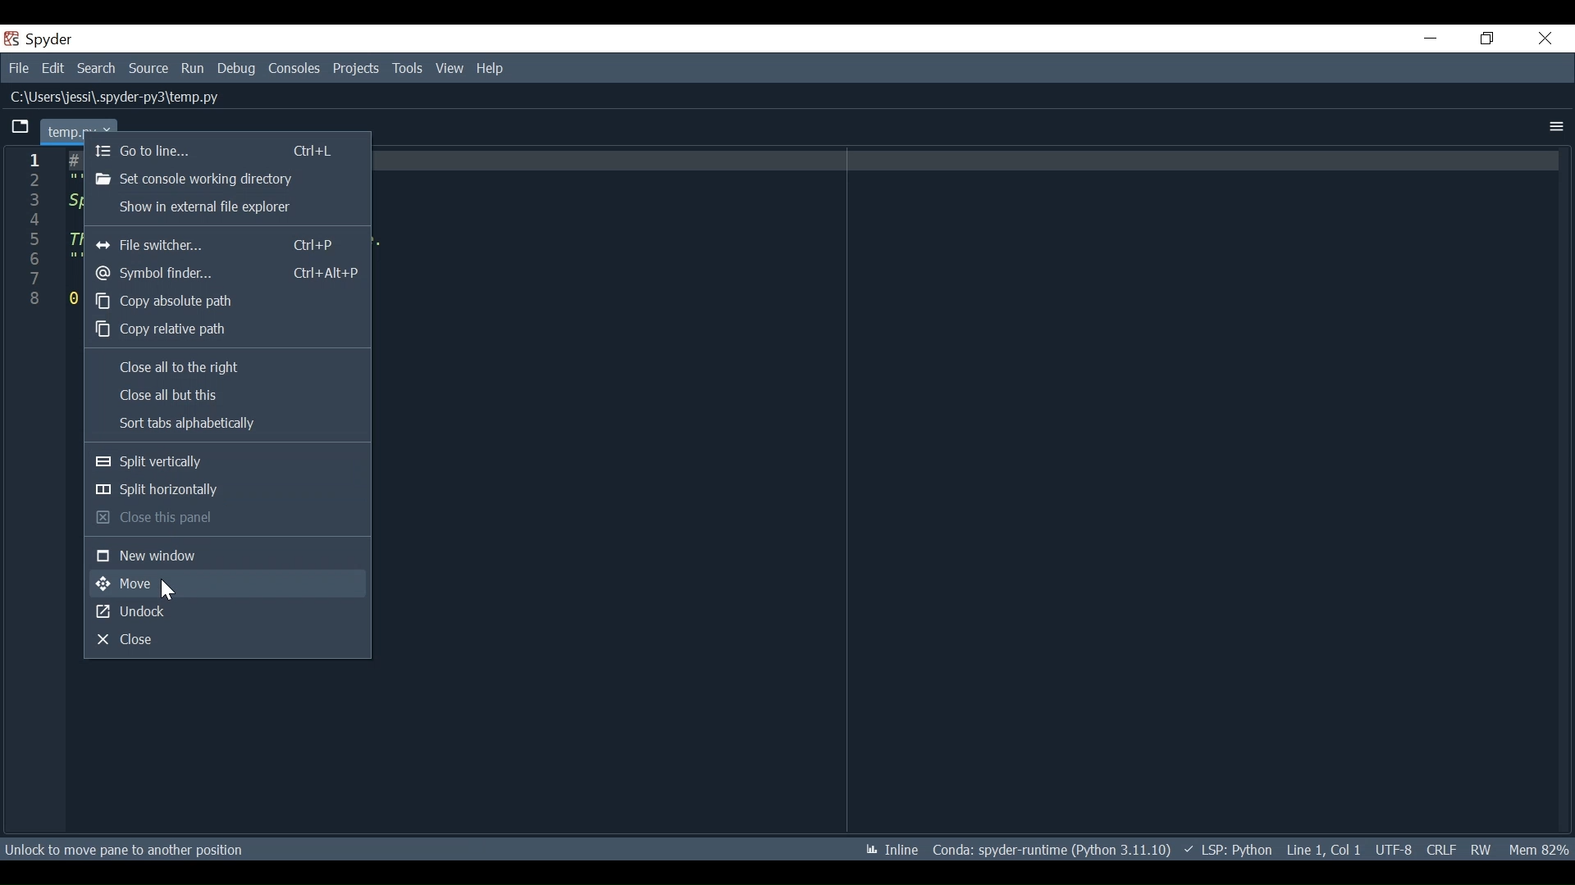 This screenshot has width=1575, height=885. Describe the element at coordinates (224, 207) in the screenshot. I see `Sow in external file explorer` at that location.